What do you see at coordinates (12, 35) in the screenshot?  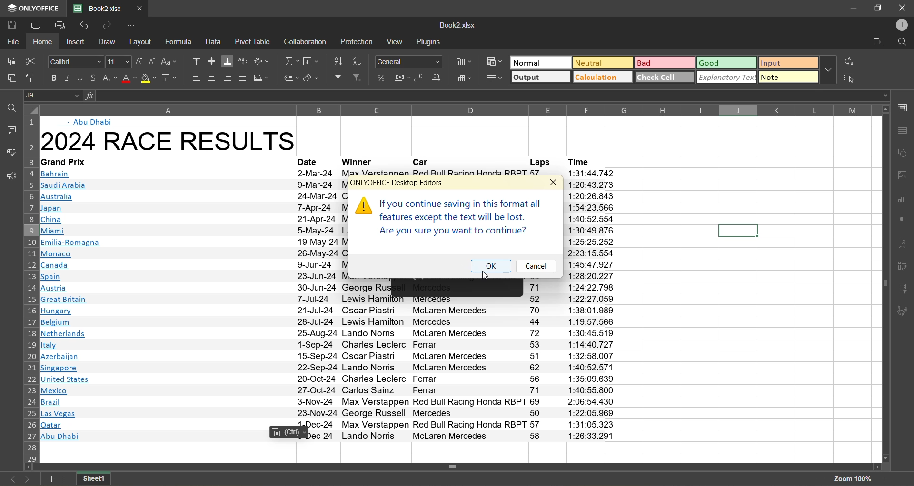 I see `cursor` at bounding box center [12, 35].